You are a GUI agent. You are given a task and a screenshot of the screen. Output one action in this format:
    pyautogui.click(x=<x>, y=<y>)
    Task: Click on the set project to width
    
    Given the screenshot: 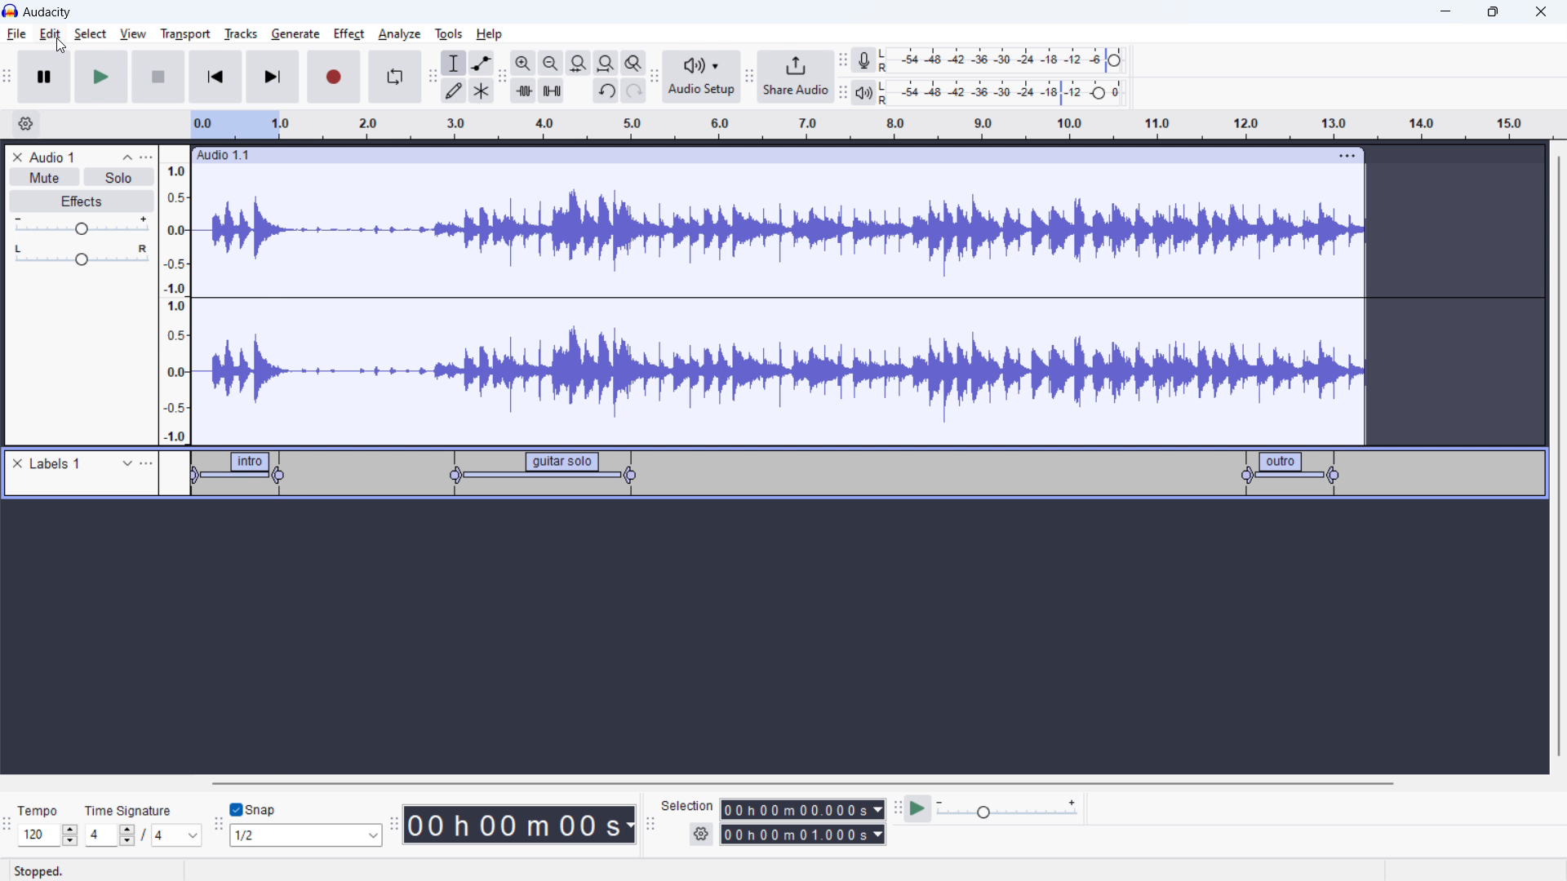 What is the action you would take?
    pyautogui.click(x=606, y=63)
    